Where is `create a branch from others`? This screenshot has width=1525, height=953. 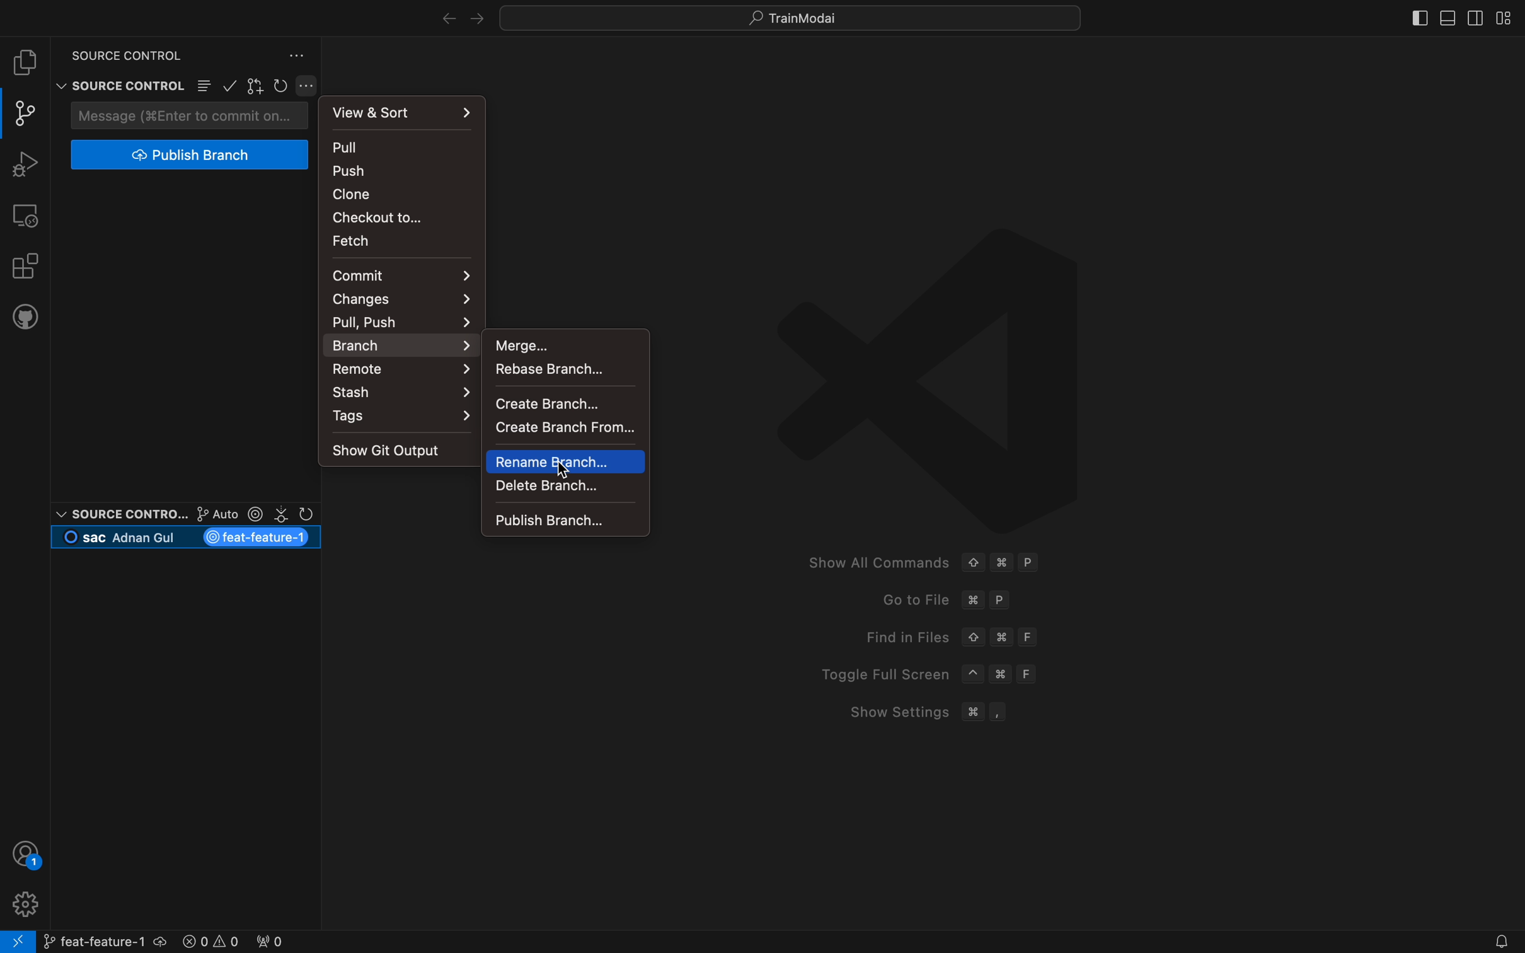 create a branch from others is located at coordinates (570, 429).